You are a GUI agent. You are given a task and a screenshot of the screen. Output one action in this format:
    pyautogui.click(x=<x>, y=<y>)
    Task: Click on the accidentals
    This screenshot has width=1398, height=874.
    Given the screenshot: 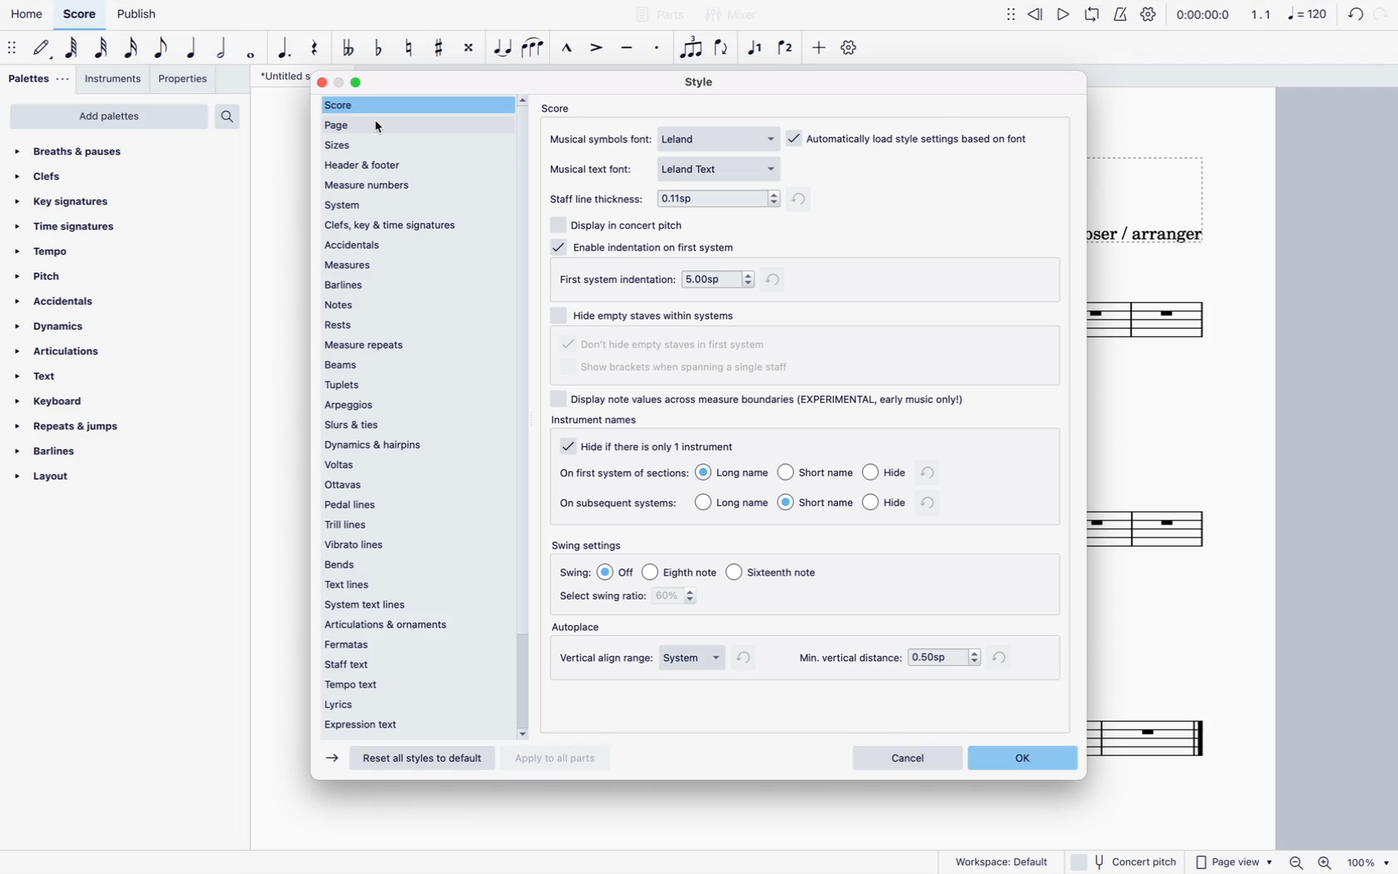 What is the action you would take?
    pyautogui.click(x=410, y=245)
    